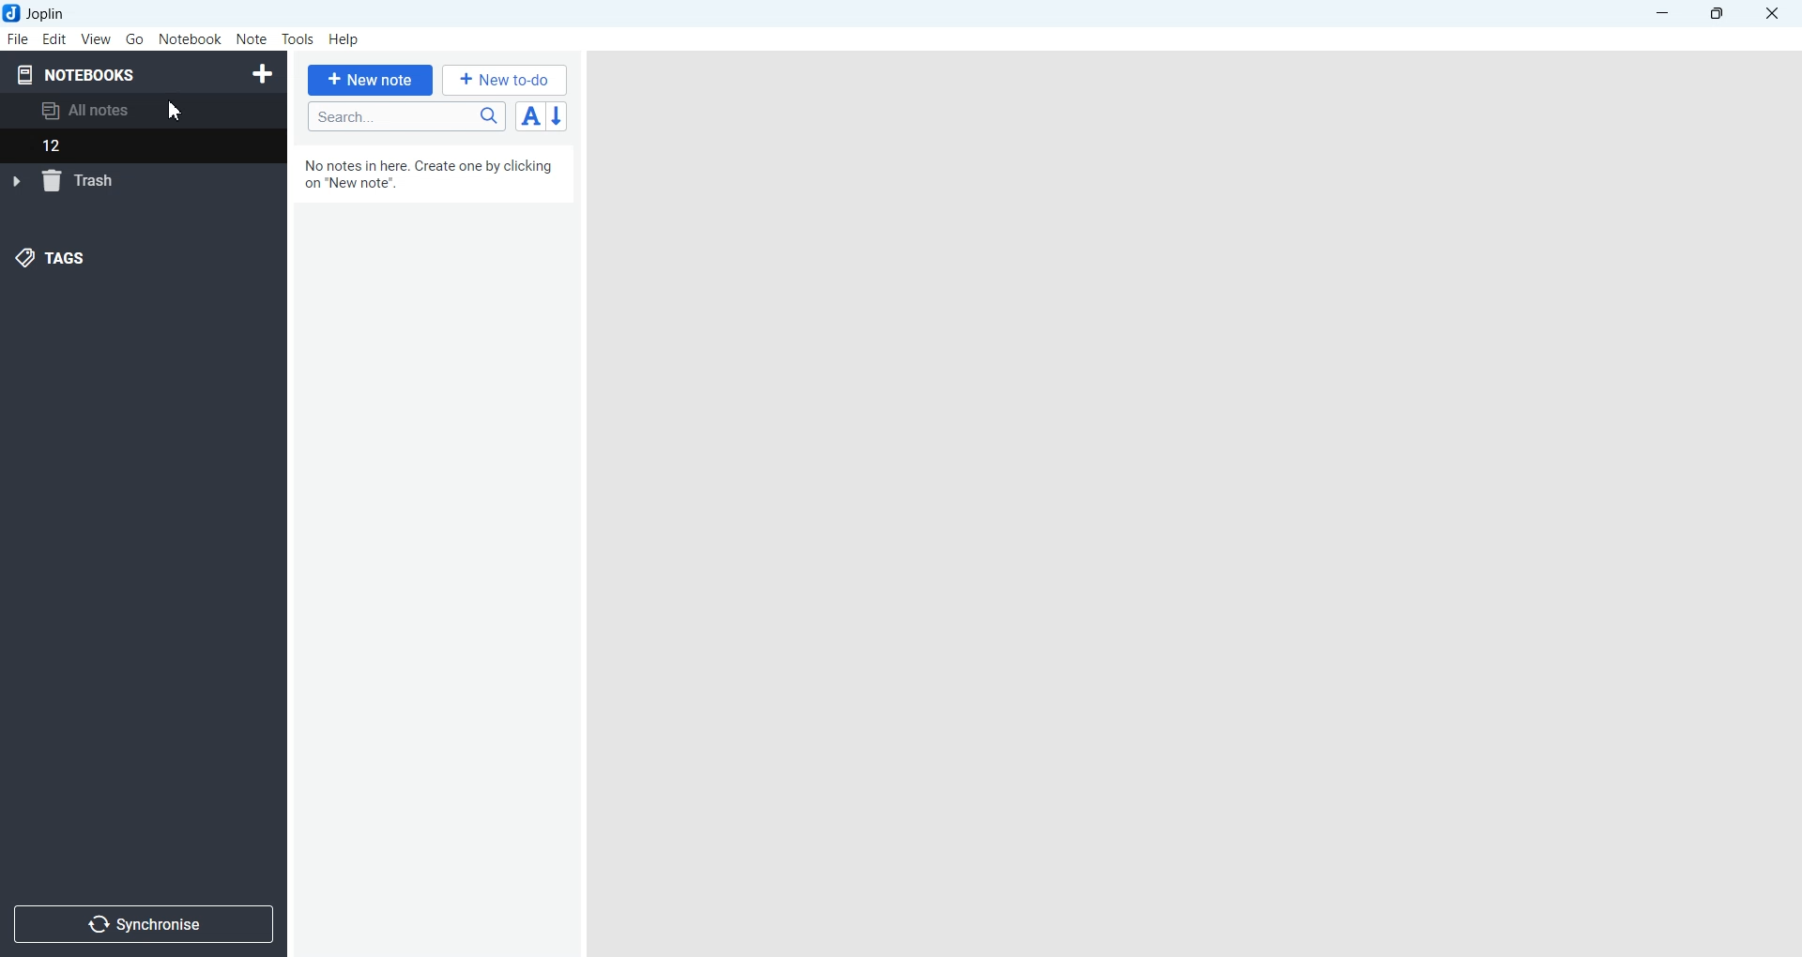 This screenshot has width=1802, height=957. Describe the element at coordinates (371, 80) in the screenshot. I see `+ New note` at that location.